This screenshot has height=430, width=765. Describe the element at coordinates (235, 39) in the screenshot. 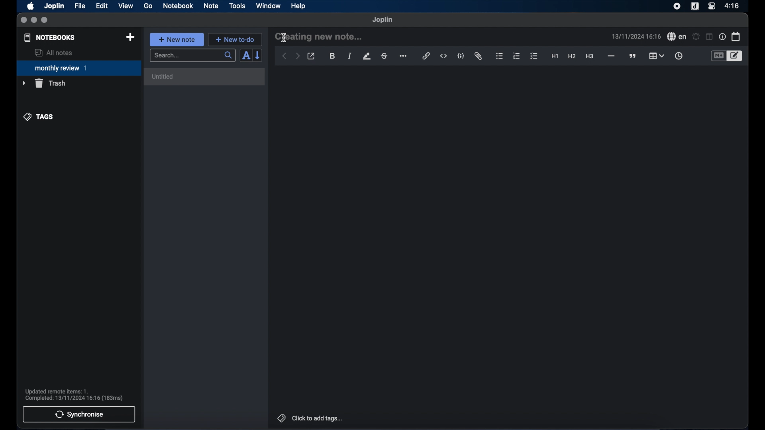

I see `new to-do` at that location.